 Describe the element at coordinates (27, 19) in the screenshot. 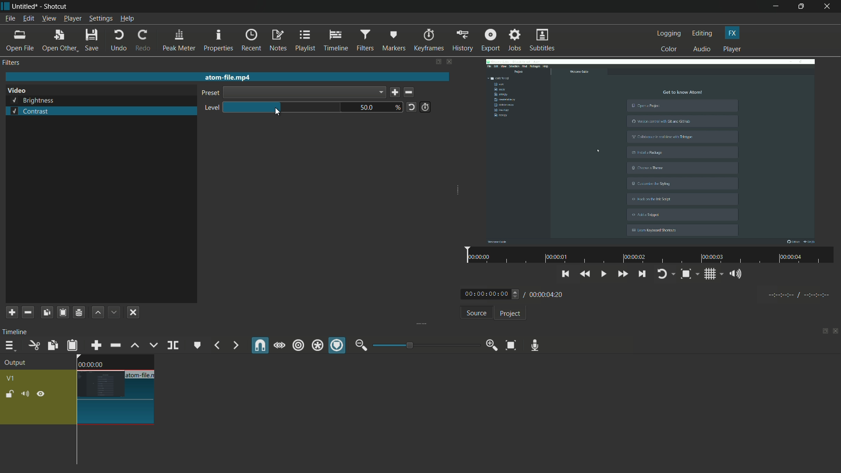

I see `edit menu` at that location.